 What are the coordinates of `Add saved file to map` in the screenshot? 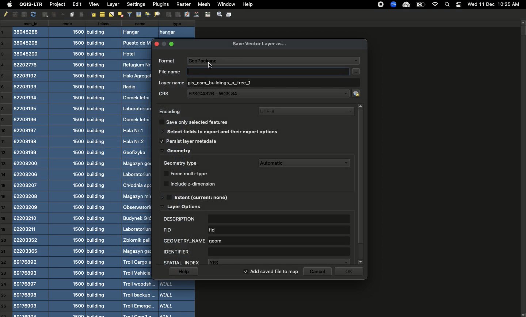 It's located at (271, 272).